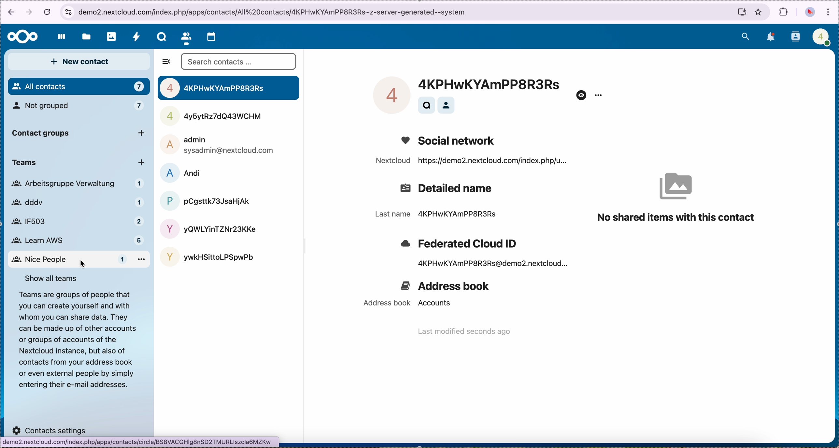 The image size is (839, 448). I want to click on description, so click(77, 341).